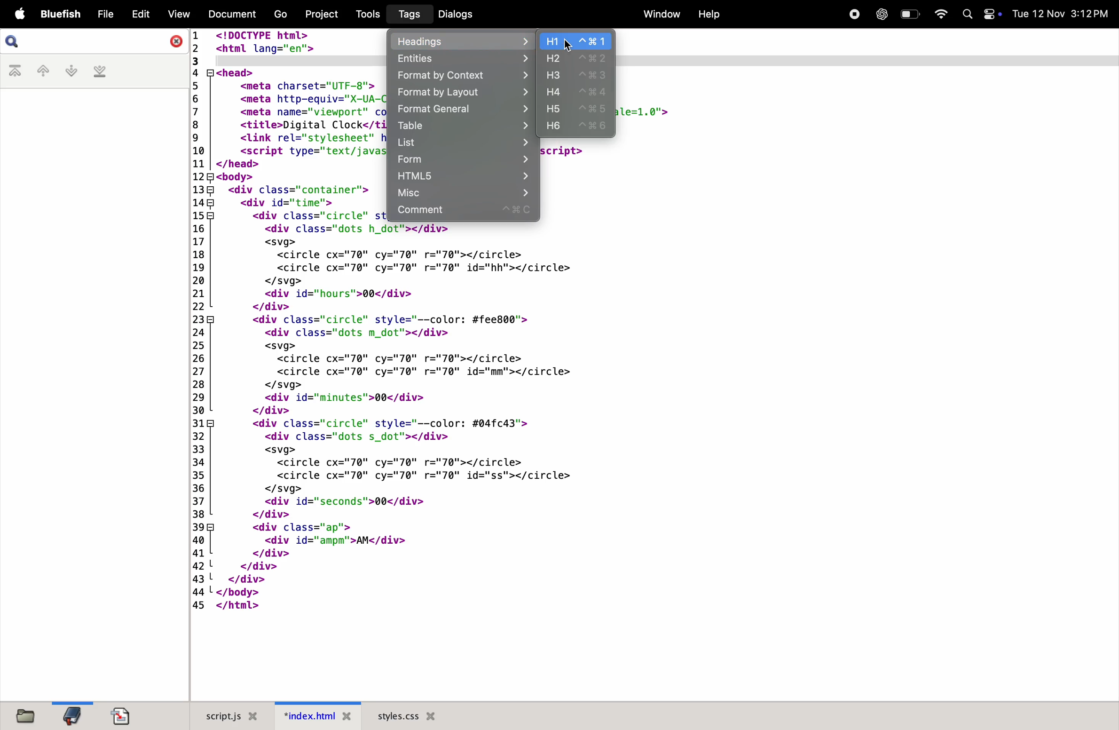 Image resolution: width=1119 pixels, height=730 pixels. Describe the element at coordinates (288, 127) in the screenshot. I see `code using html, css, javascript to build a digital clock. The code contains <head> that has a <title> <link> and <script type>. <Body> contains different <id> and <class>` at that location.